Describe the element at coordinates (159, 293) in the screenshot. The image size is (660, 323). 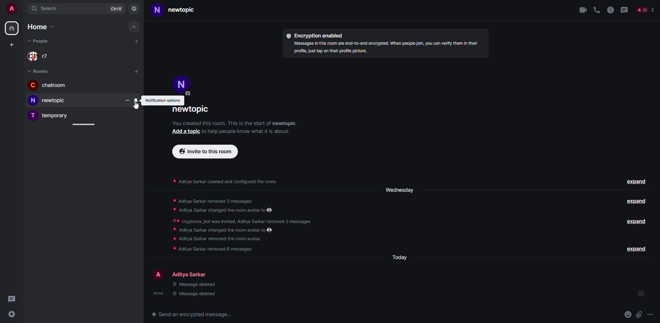
I see `time` at that location.